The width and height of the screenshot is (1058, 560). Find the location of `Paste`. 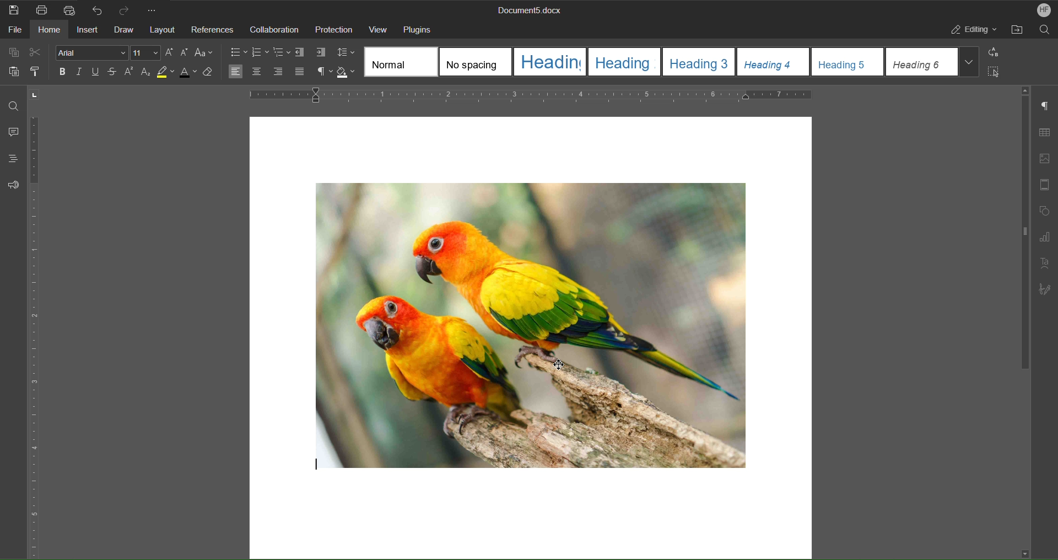

Paste is located at coordinates (12, 74).